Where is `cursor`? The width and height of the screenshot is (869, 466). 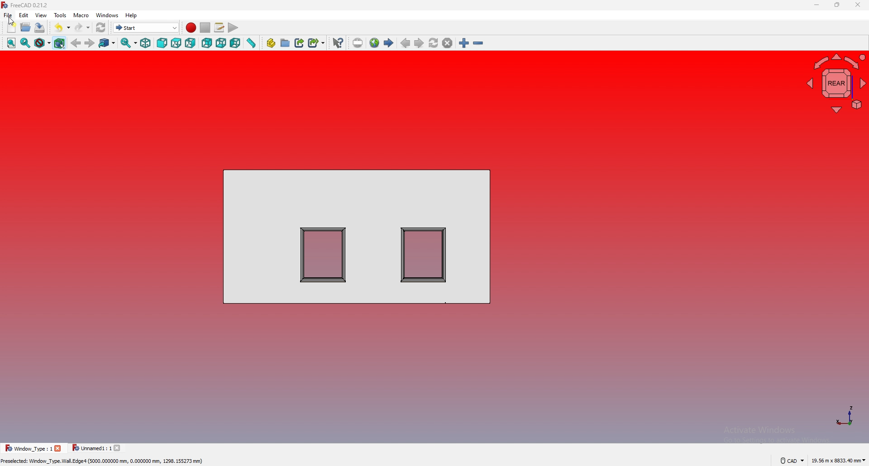
cursor is located at coordinates (12, 21).